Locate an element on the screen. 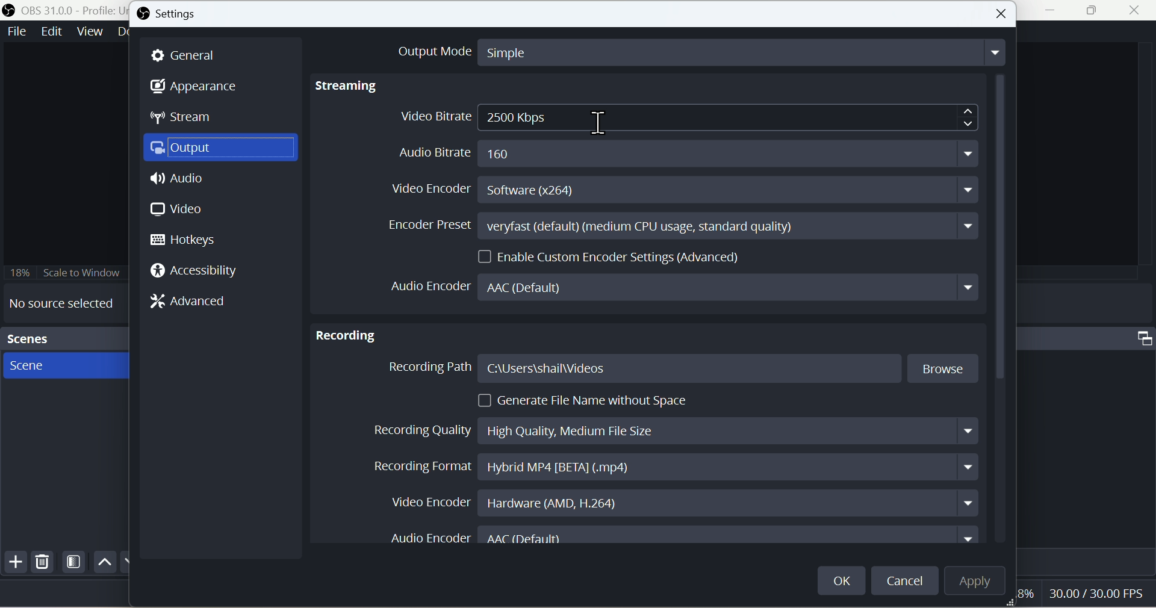 Image resolution: width=1156 pixels, height=608 pixels. View is located at coordinates (90, 32).